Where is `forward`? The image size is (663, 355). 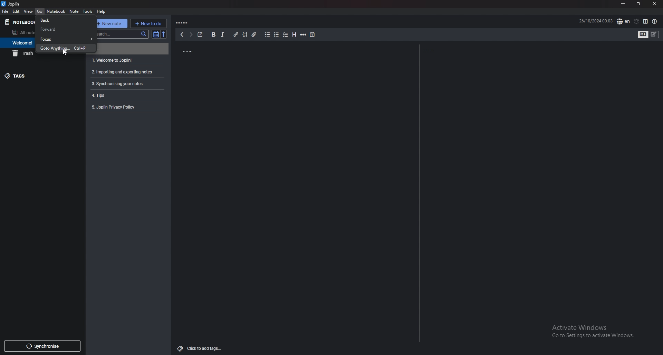
forward is located at coordinates (65, 29).